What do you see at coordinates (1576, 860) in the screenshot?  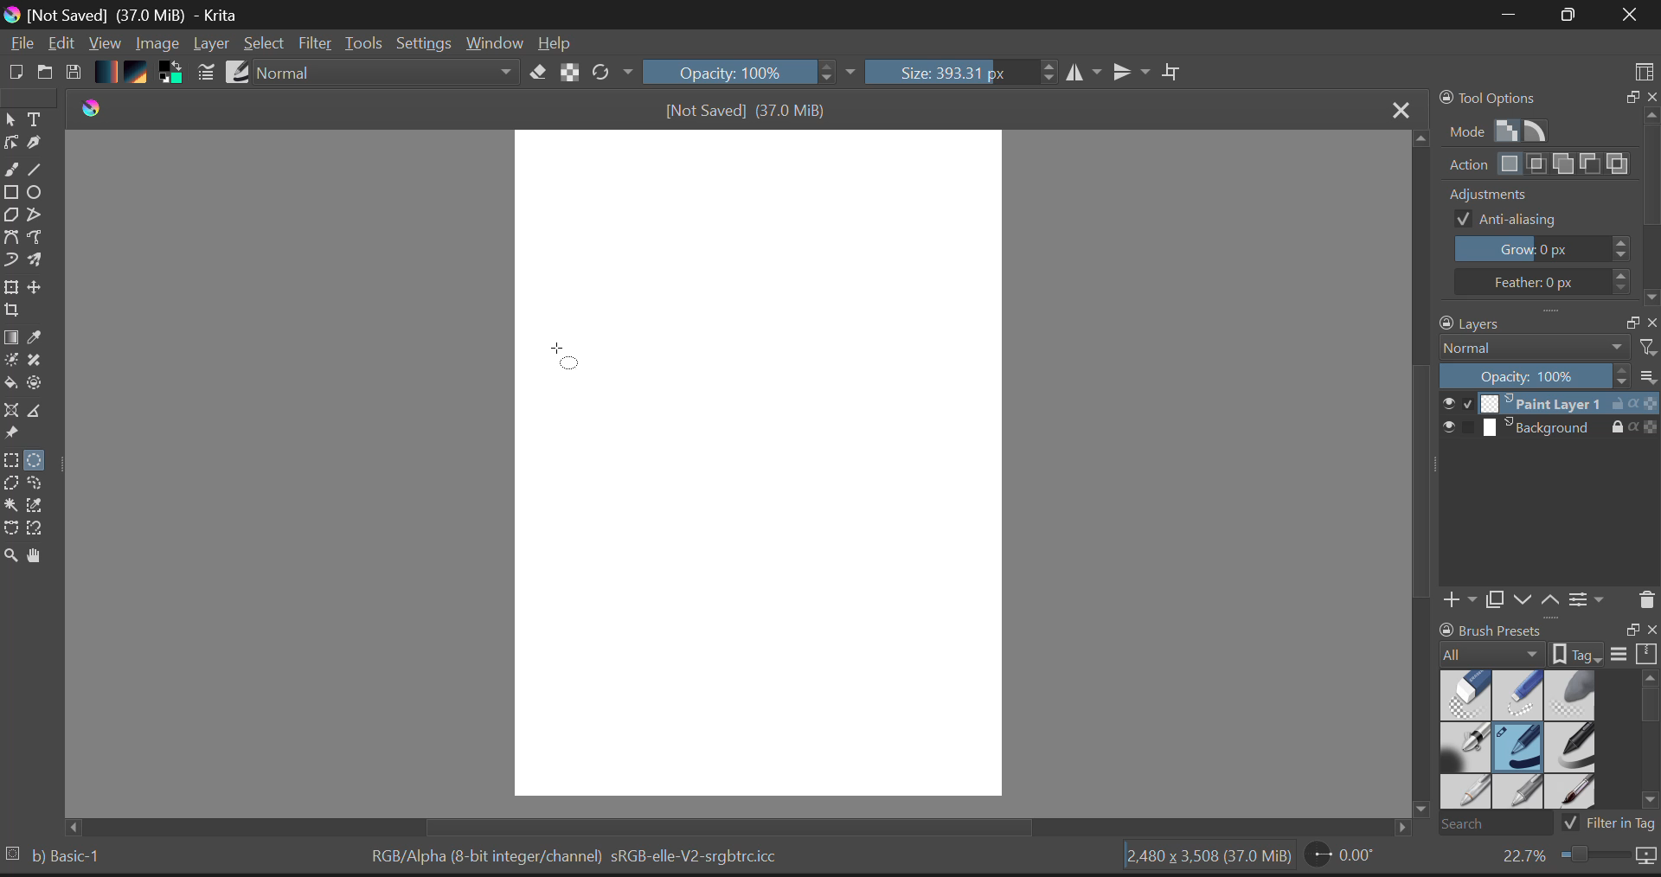 I see `Zoom` at bounding box center [1576, 860].